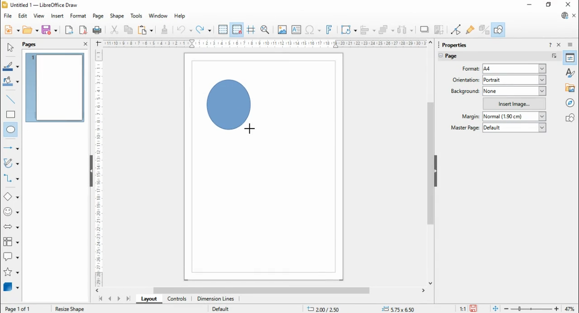  Describe the element at coordinates (329, 29) in the screenshot. I see `insert fontwork text` at that location.